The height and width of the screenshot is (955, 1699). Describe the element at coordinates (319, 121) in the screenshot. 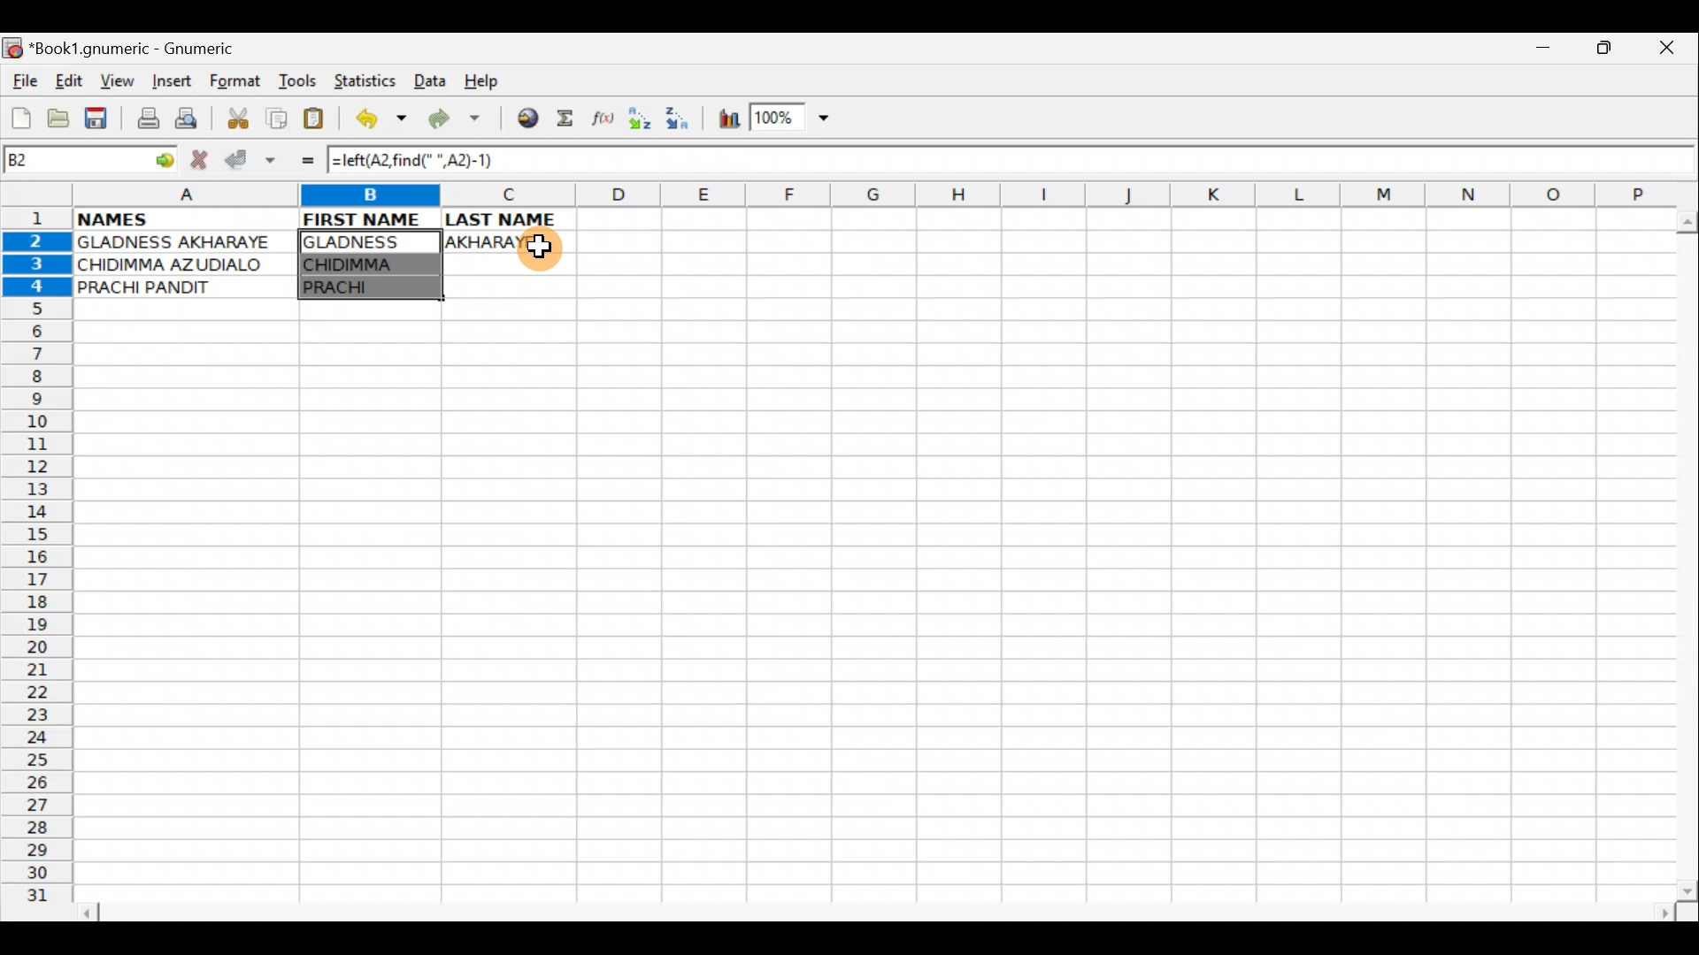

I see `Paste clipboard` at that location.